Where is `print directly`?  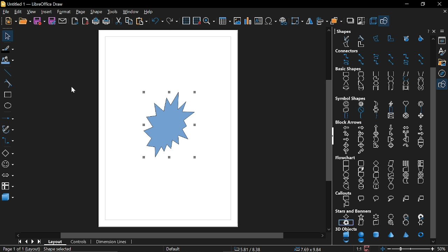
print directly is located at coordinates (96, 21).